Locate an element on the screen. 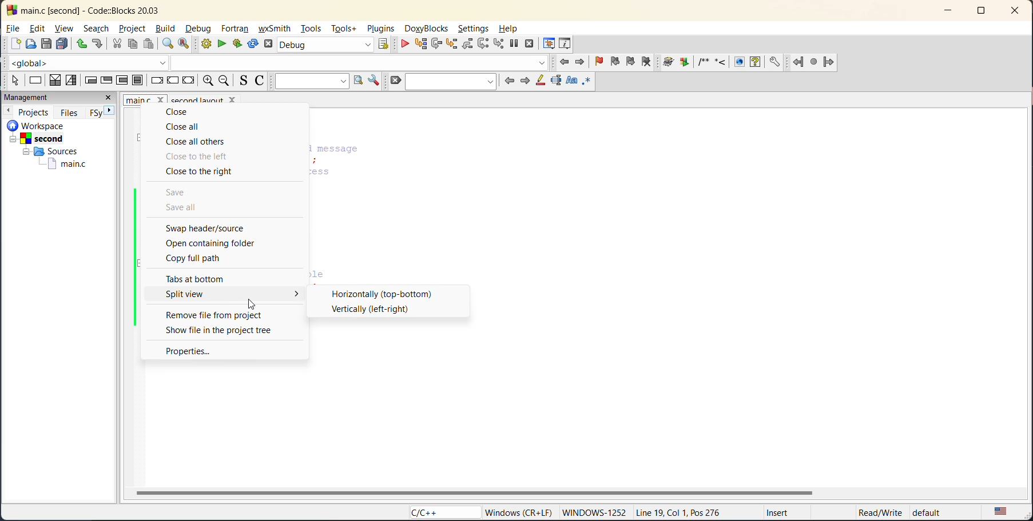 The image size is (1033, 521). Insert is located at coordinates (780, 512).